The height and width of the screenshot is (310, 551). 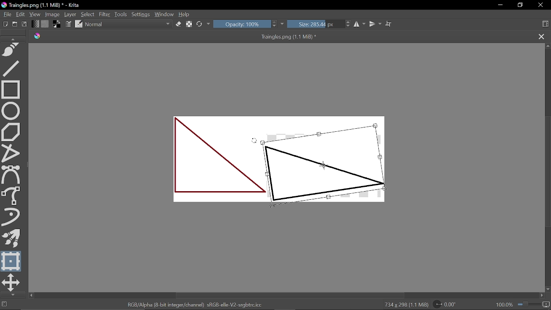 I want to click on reload original preset, so click(x=200, y=25).